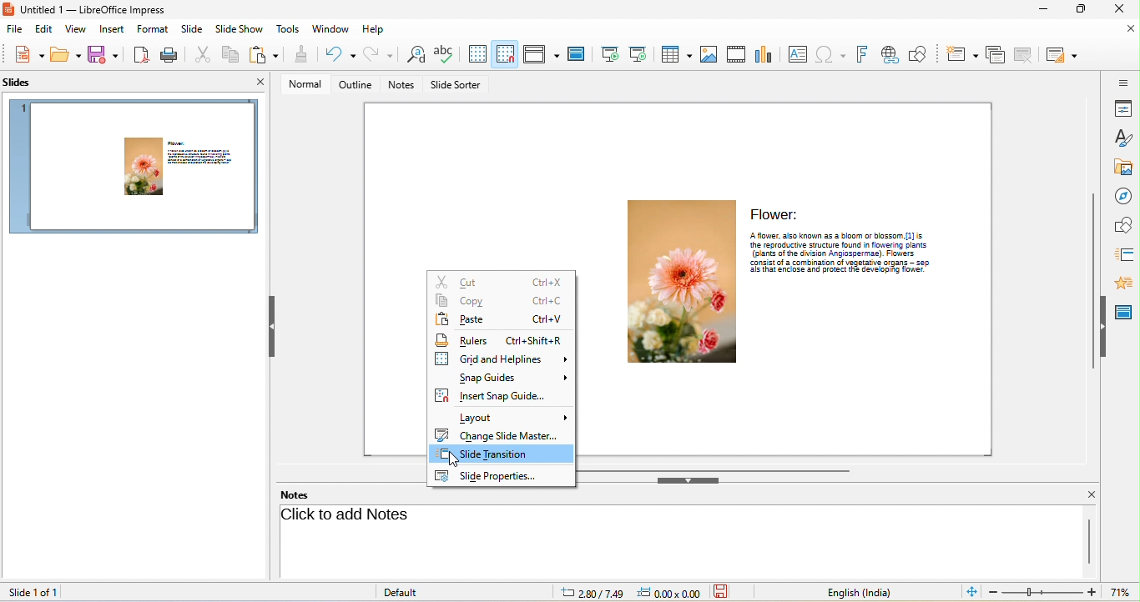 This screenshot has width=1140, height=602. Describe the element at coordinates (668, 592) in the screenshot. I see `0.00x0.00` at that location.